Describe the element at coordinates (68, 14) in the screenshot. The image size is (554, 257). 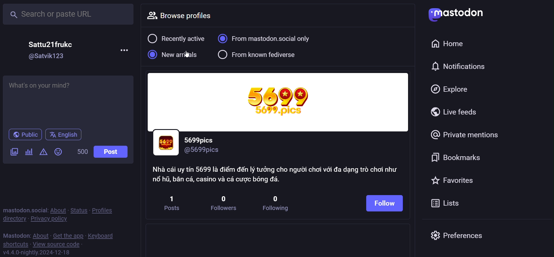
I see `search or paste URL` at that location.